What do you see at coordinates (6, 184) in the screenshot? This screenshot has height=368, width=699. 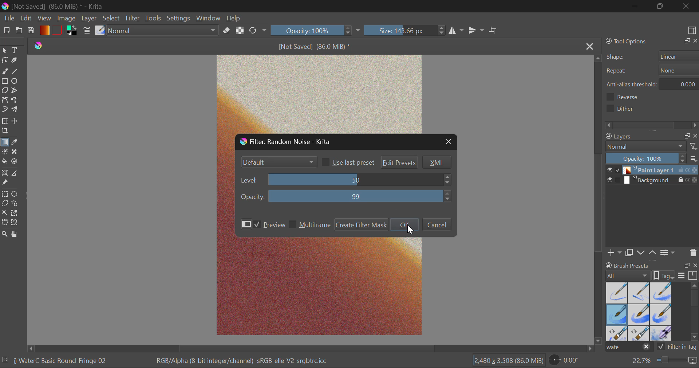 I see `Reference Images` at bounding box center [6, 184].